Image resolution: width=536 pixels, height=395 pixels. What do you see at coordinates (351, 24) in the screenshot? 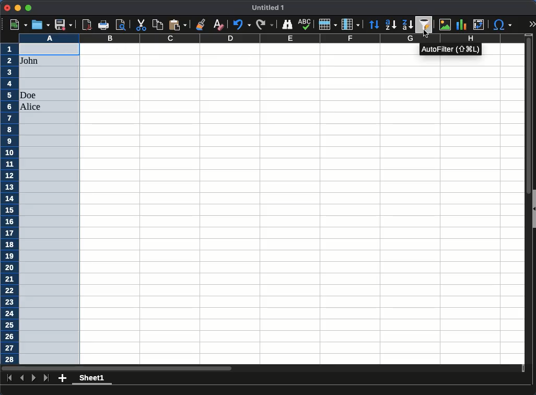
I see `column` at bounding box center [351, 24].